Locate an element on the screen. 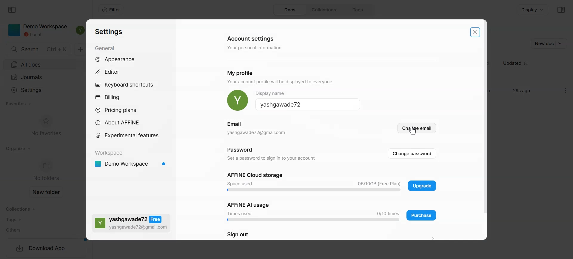 The height and width of the screenshot is (259, 573). Appearance is located at coordinates (132, 59).